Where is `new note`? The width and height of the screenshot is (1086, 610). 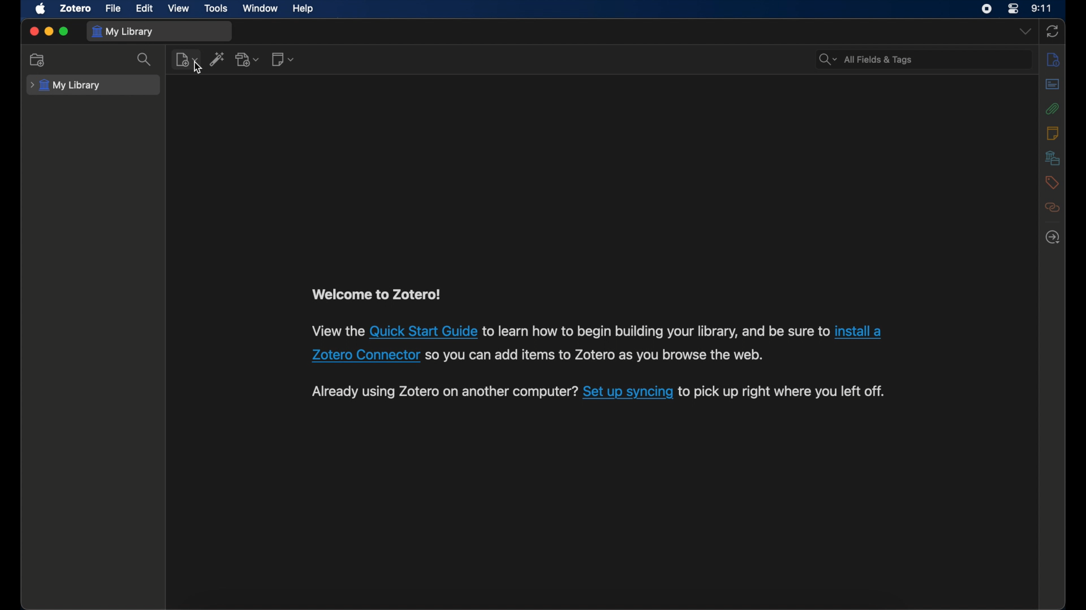
new note is located at coordinates (283, 59).